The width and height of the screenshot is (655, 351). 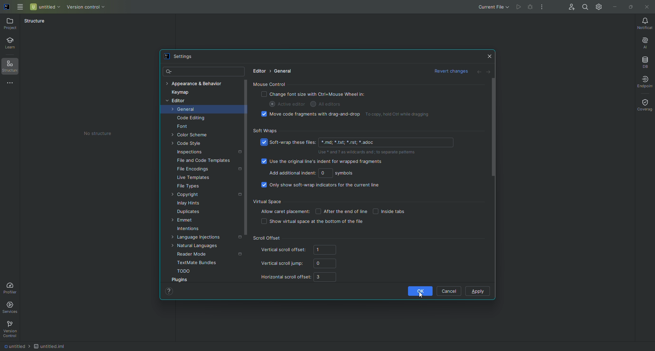 What do you see at coordinates (12, 26) in the screenshot?
I see `Project` at bounding box center [12, 26].